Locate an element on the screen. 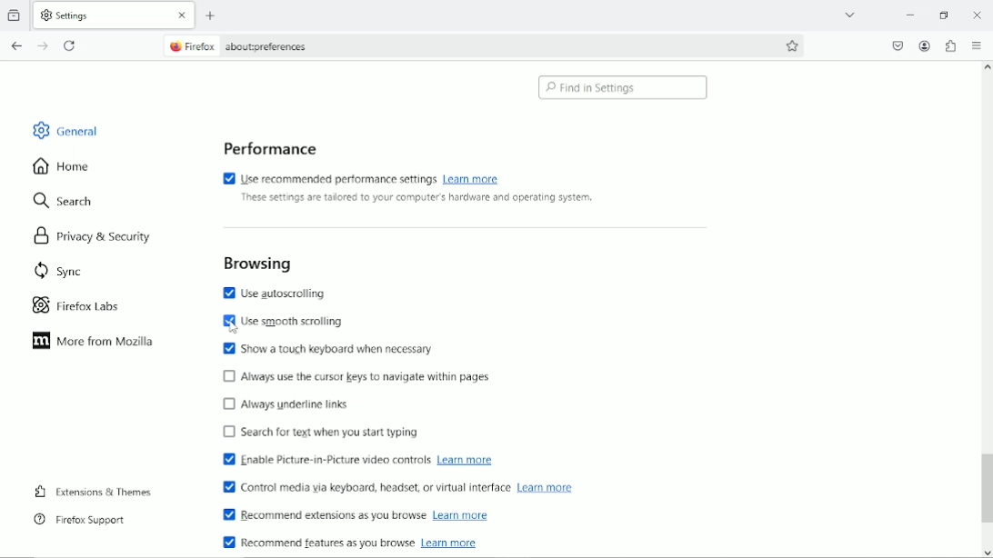 The width and height of the screenshot is (993, 558). Learn more is located at coordinates (466, 460).